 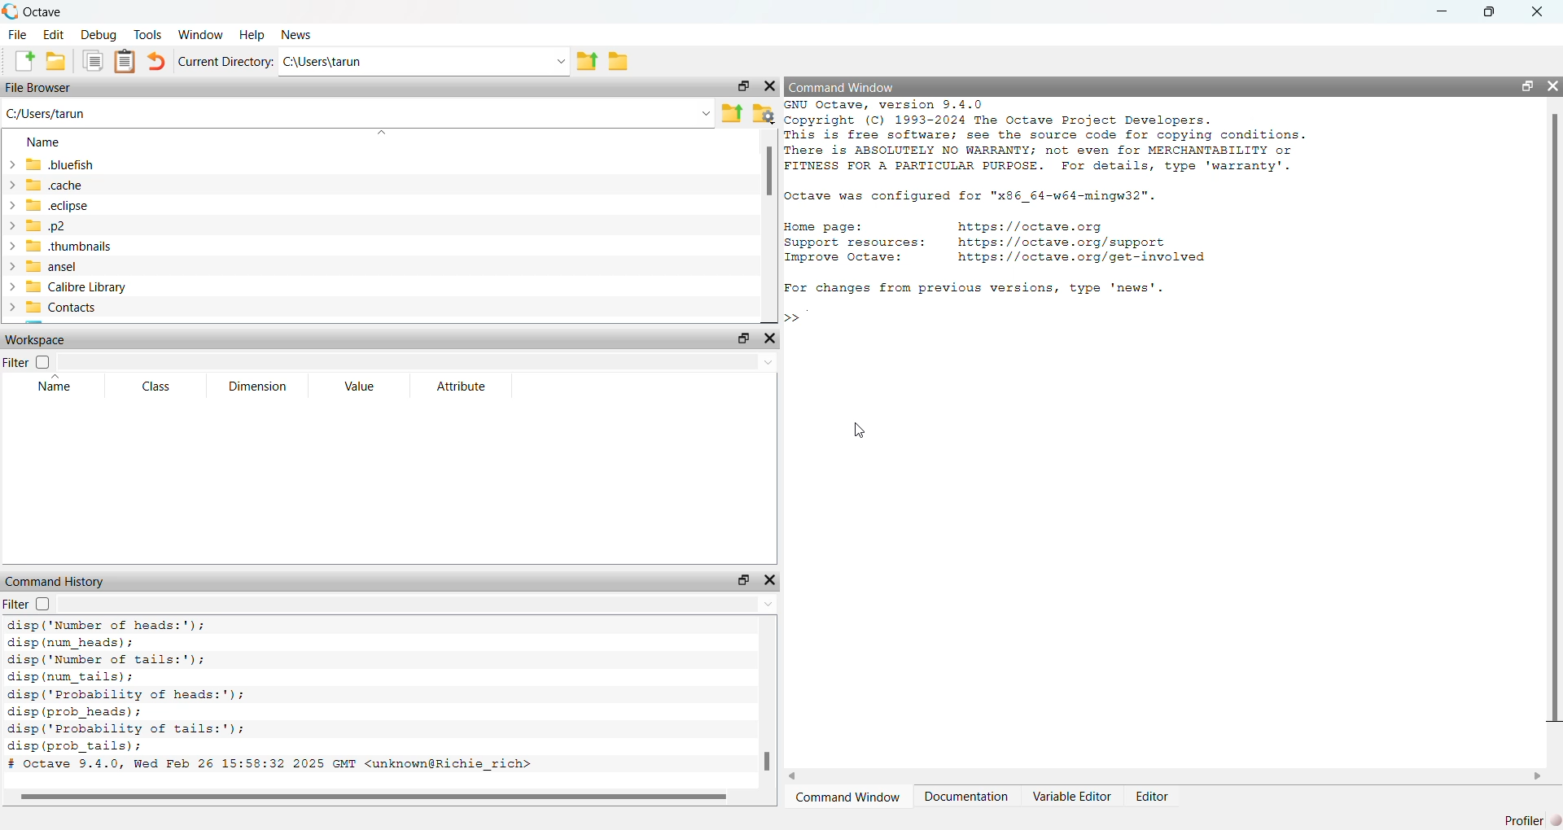 I want to click on New script, so click(x=22, y=61).